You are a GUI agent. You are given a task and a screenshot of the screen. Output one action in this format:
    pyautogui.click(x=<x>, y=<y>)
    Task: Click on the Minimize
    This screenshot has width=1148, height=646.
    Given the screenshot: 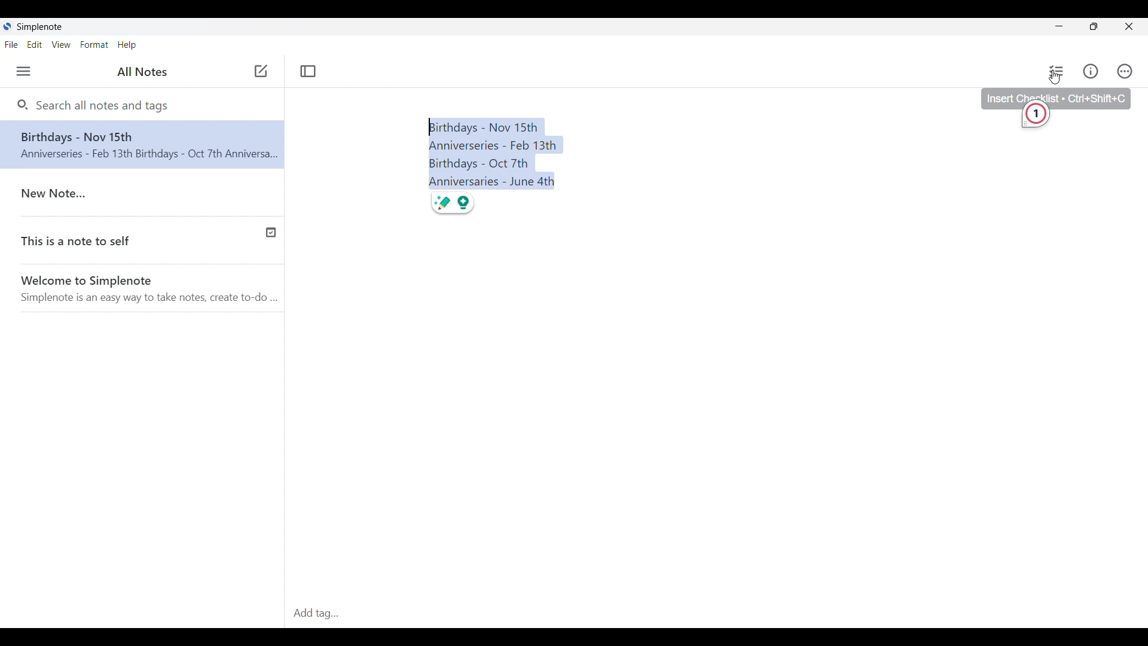 What is the action you would take?
    pyautogui.click(x=1060, y=26)
    